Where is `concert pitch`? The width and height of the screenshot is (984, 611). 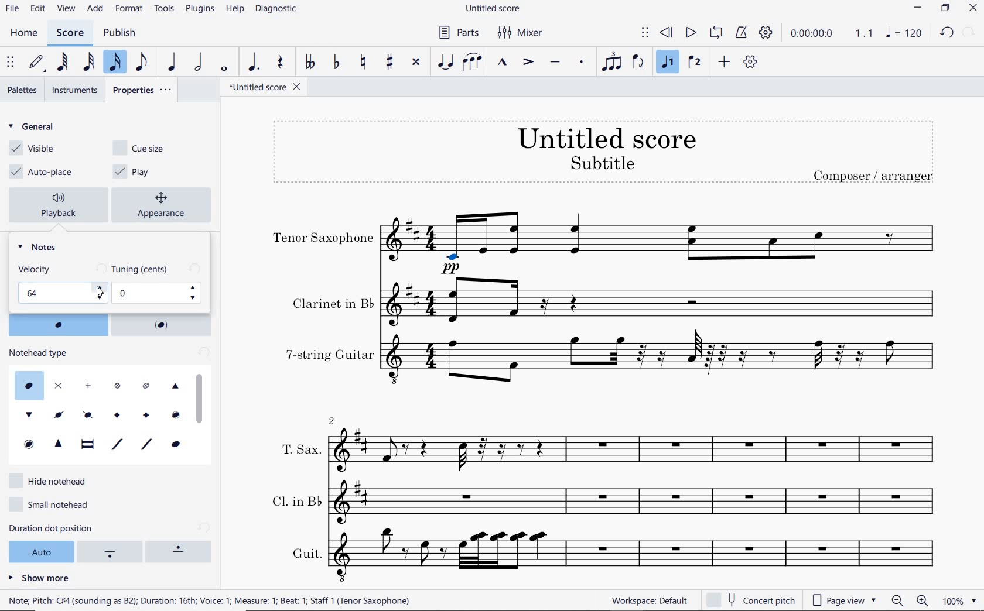 concert pitch is located at coordinates (750, 598).